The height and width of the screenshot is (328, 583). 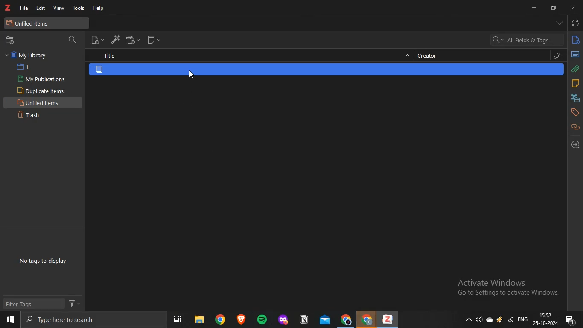 I want to click on view, so click(x=58, y=9).